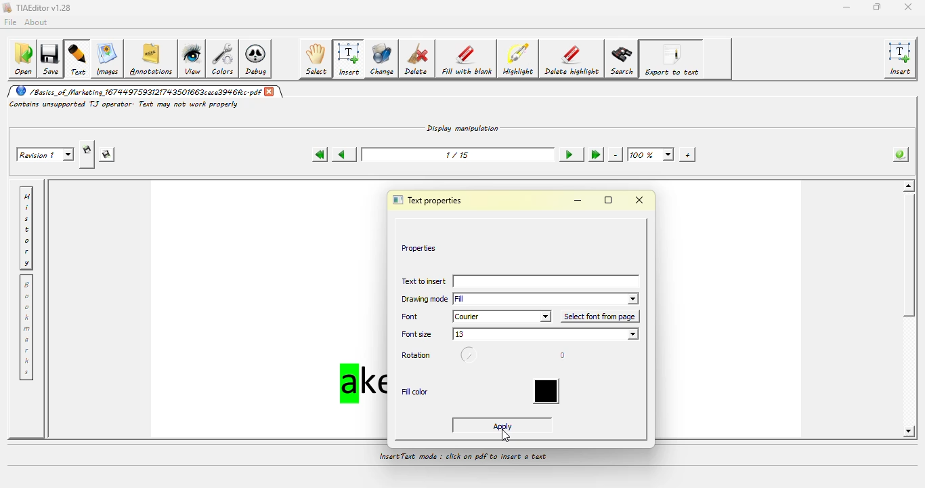  What do you see at coordinates (595, 154) in the screenshot?
I see `last page` at bounding box center [595, 154].